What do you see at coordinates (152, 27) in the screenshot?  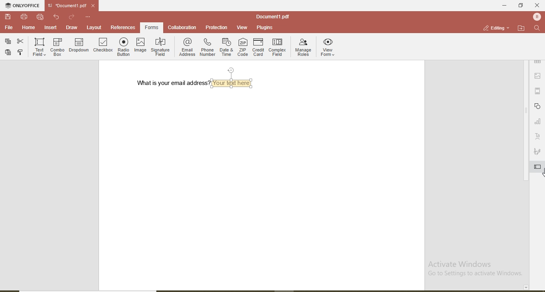 I see `forms` at bounding box center [152, 27].